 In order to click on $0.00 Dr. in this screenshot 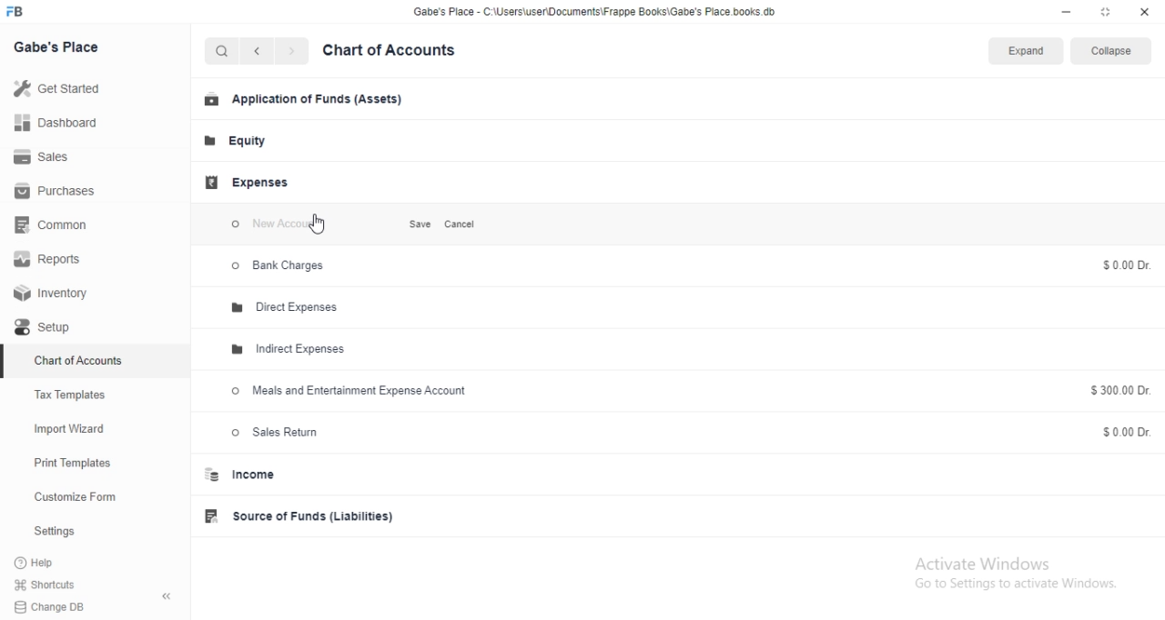, I will do `click(1126, 431)`.